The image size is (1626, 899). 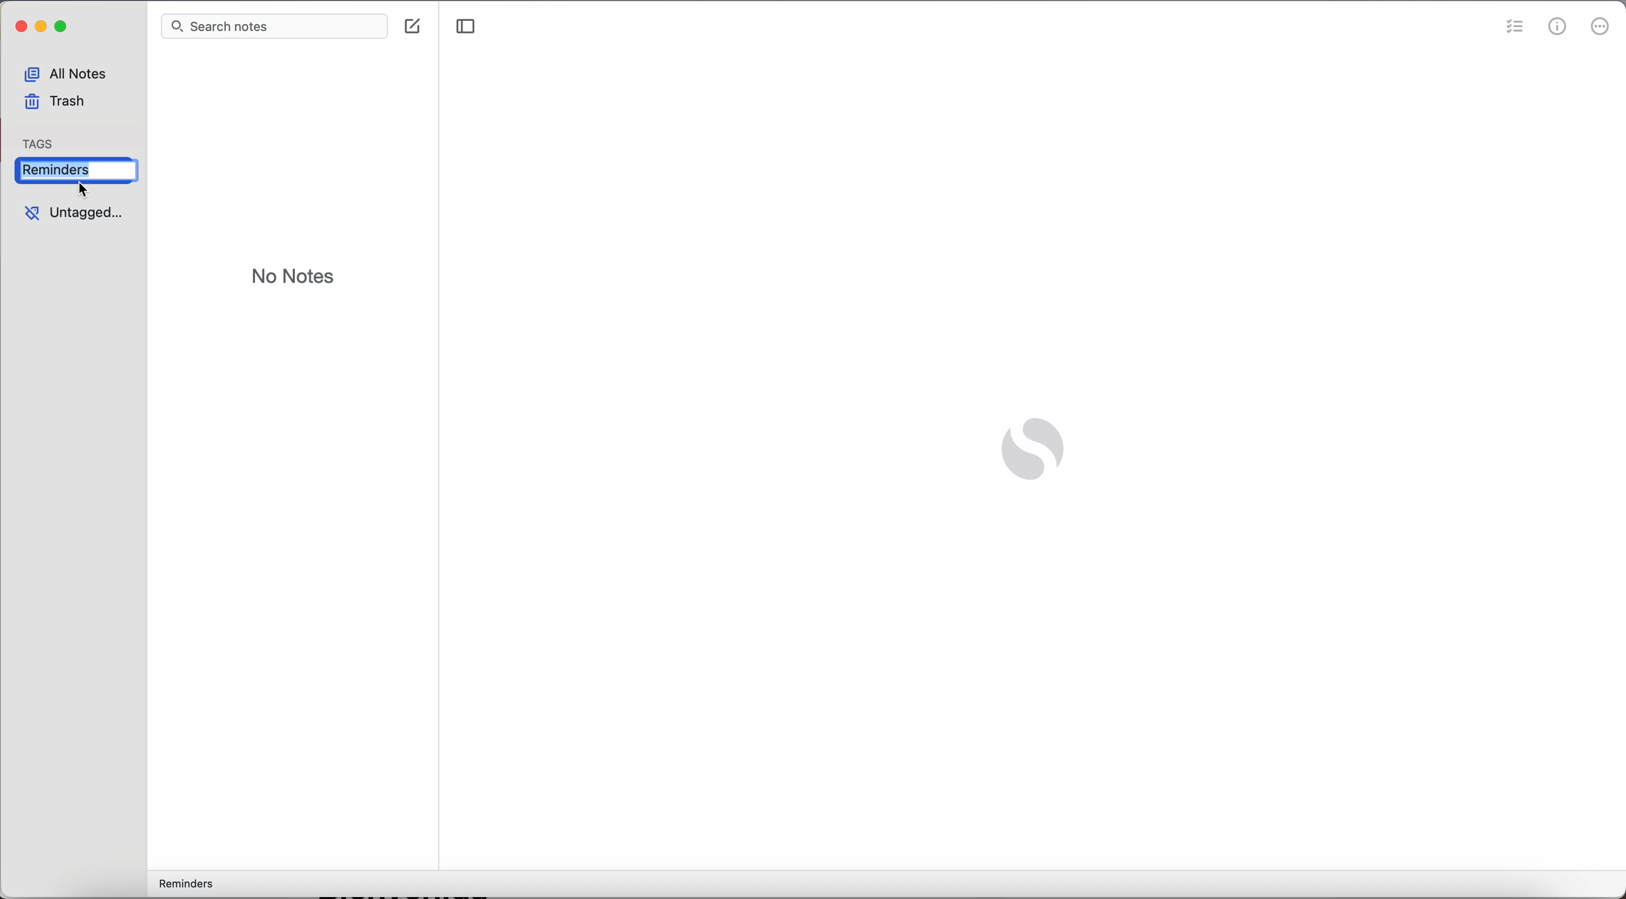 I want to click on metrics, so click(x=1559, y=28).